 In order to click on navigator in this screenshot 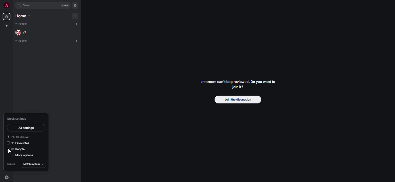, I will do `click(75, 5)`.